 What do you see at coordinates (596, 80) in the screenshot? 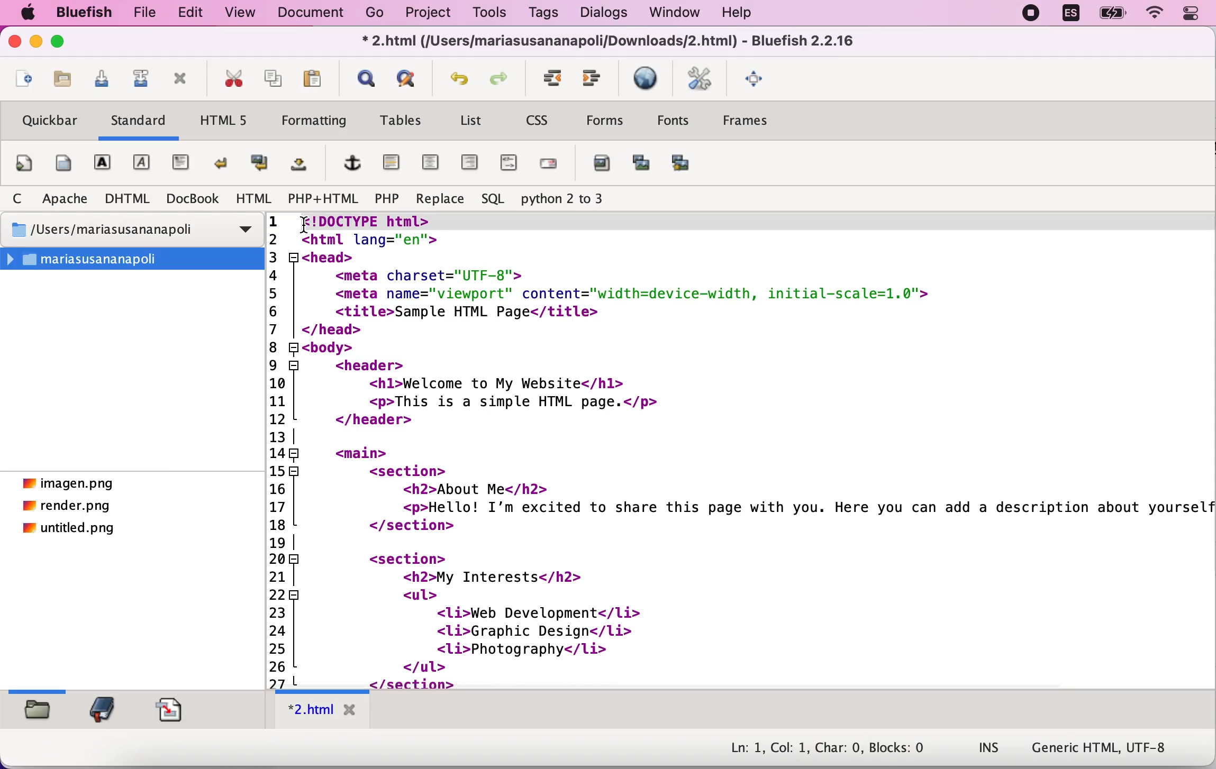
I see `indent` at bounding box center [596, 80].